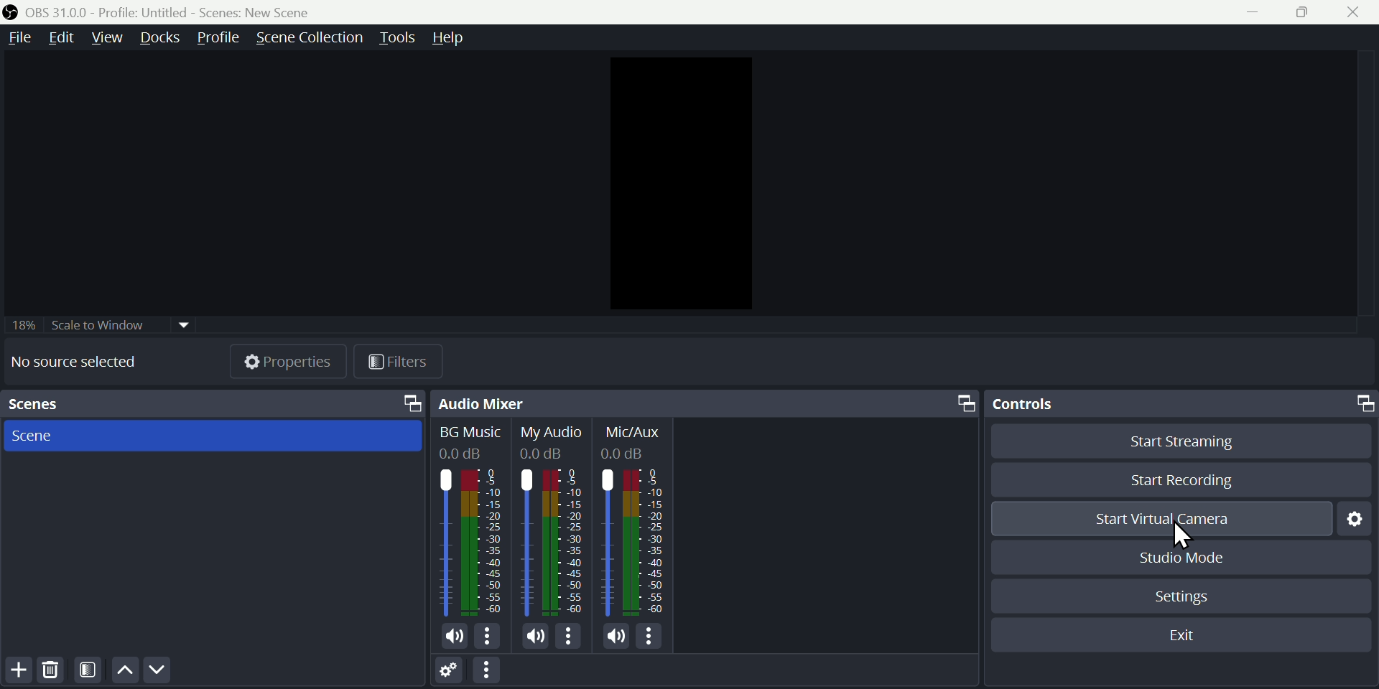  I want to click on Filter, so click(88, 671).